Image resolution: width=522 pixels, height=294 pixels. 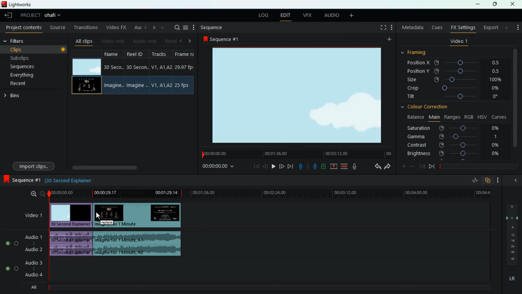 What do you see at coordinates (115, 28) in the screenshot?
I see `video fx` at bounding box center [115, 28].